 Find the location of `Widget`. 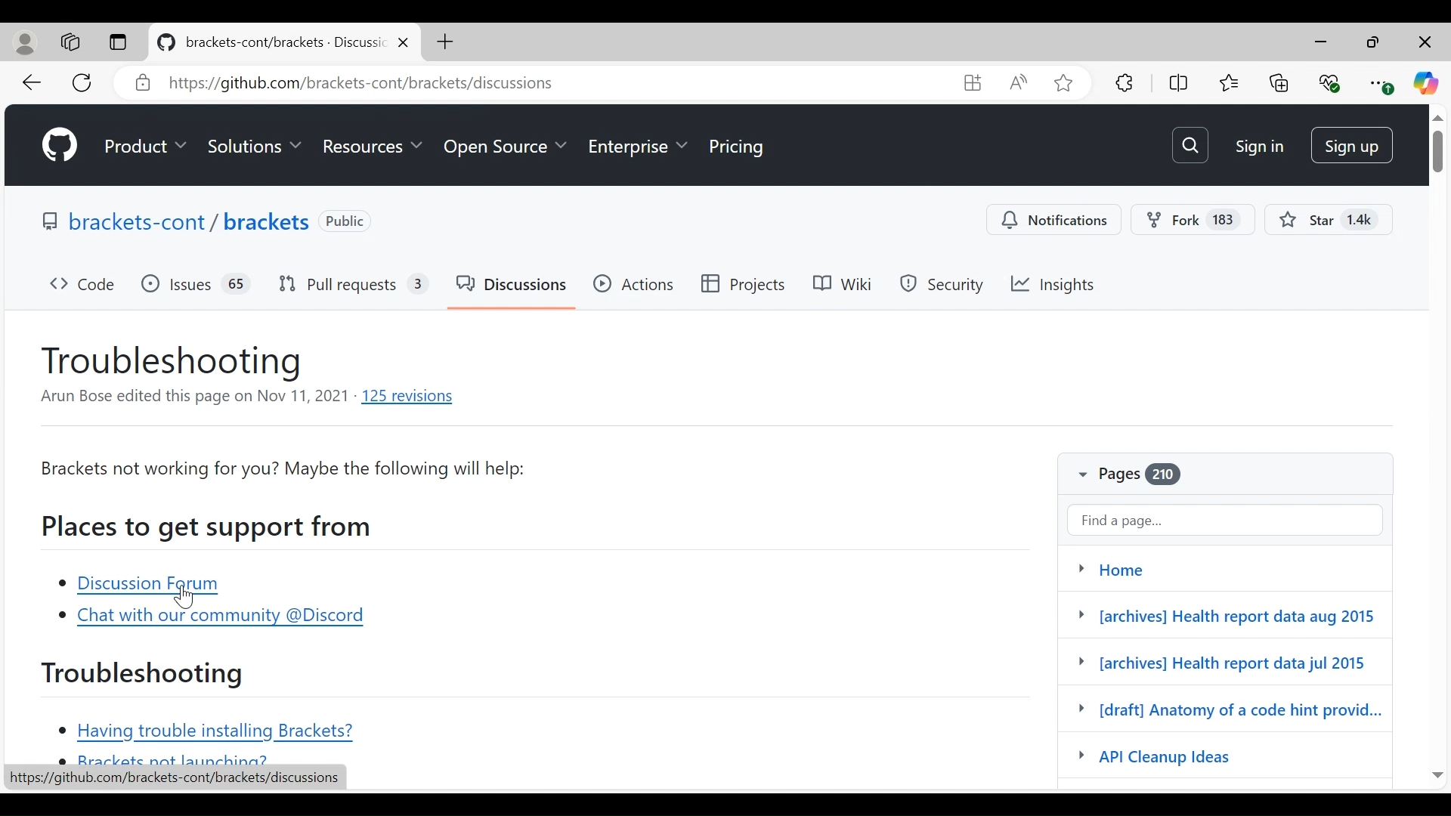

Widget is located at coordinates (972, 82).